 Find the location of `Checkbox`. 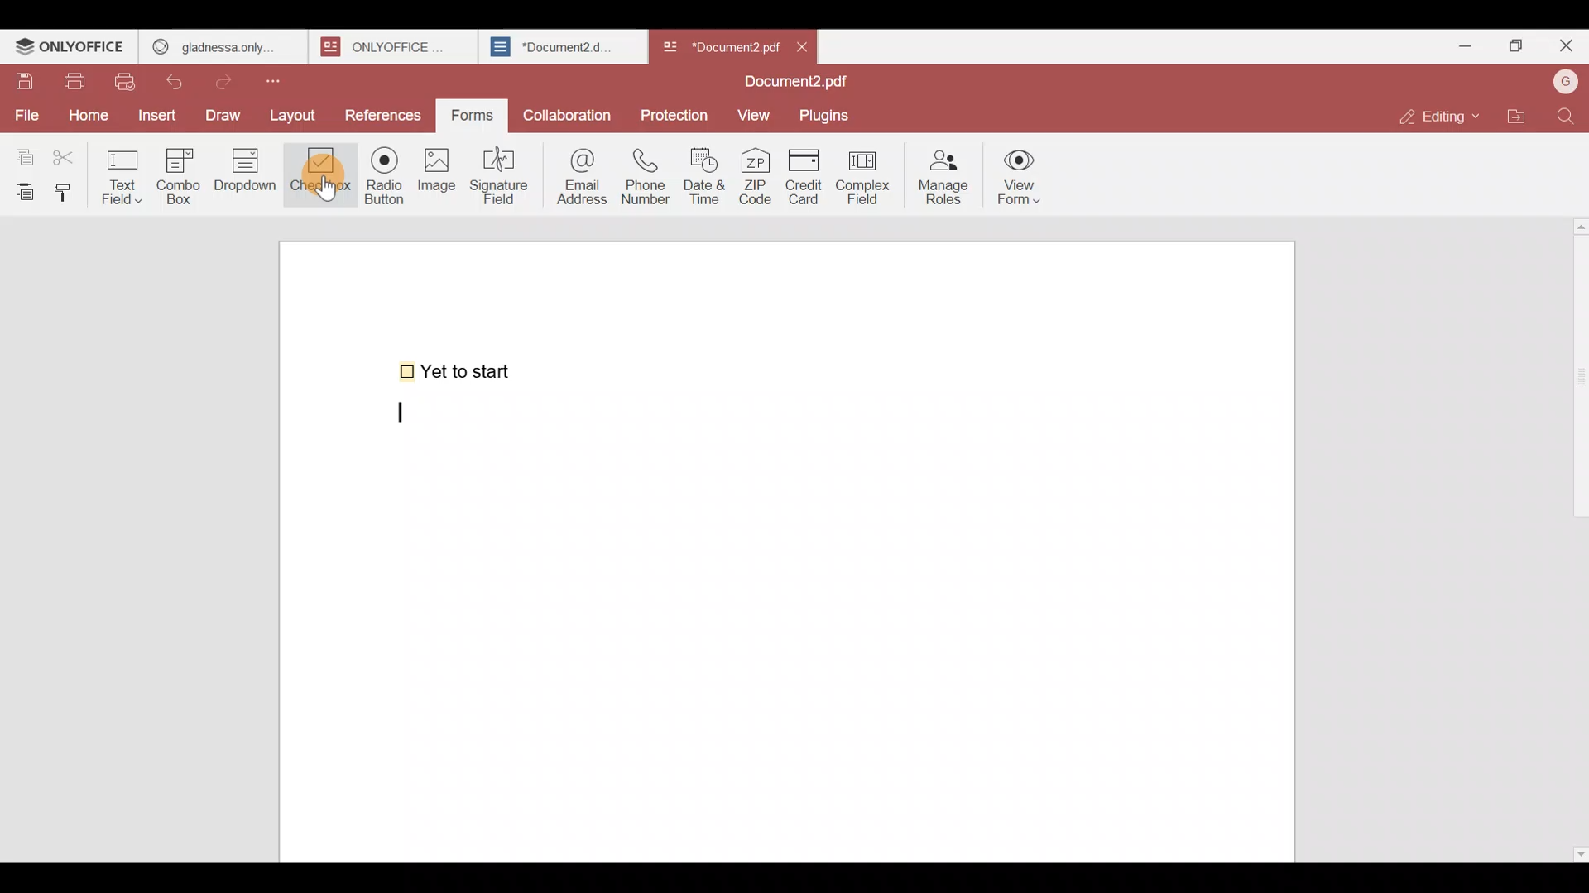

Checkbox is located at coordinates (317, 177).